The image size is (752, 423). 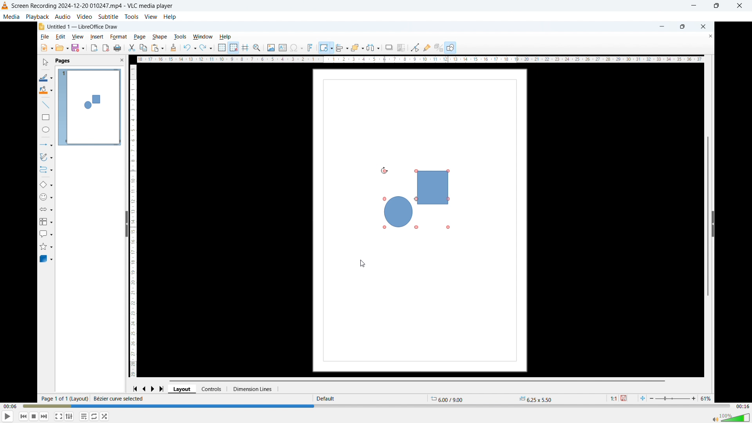 I want to click on Stop playing , so click(x=34, y=416).